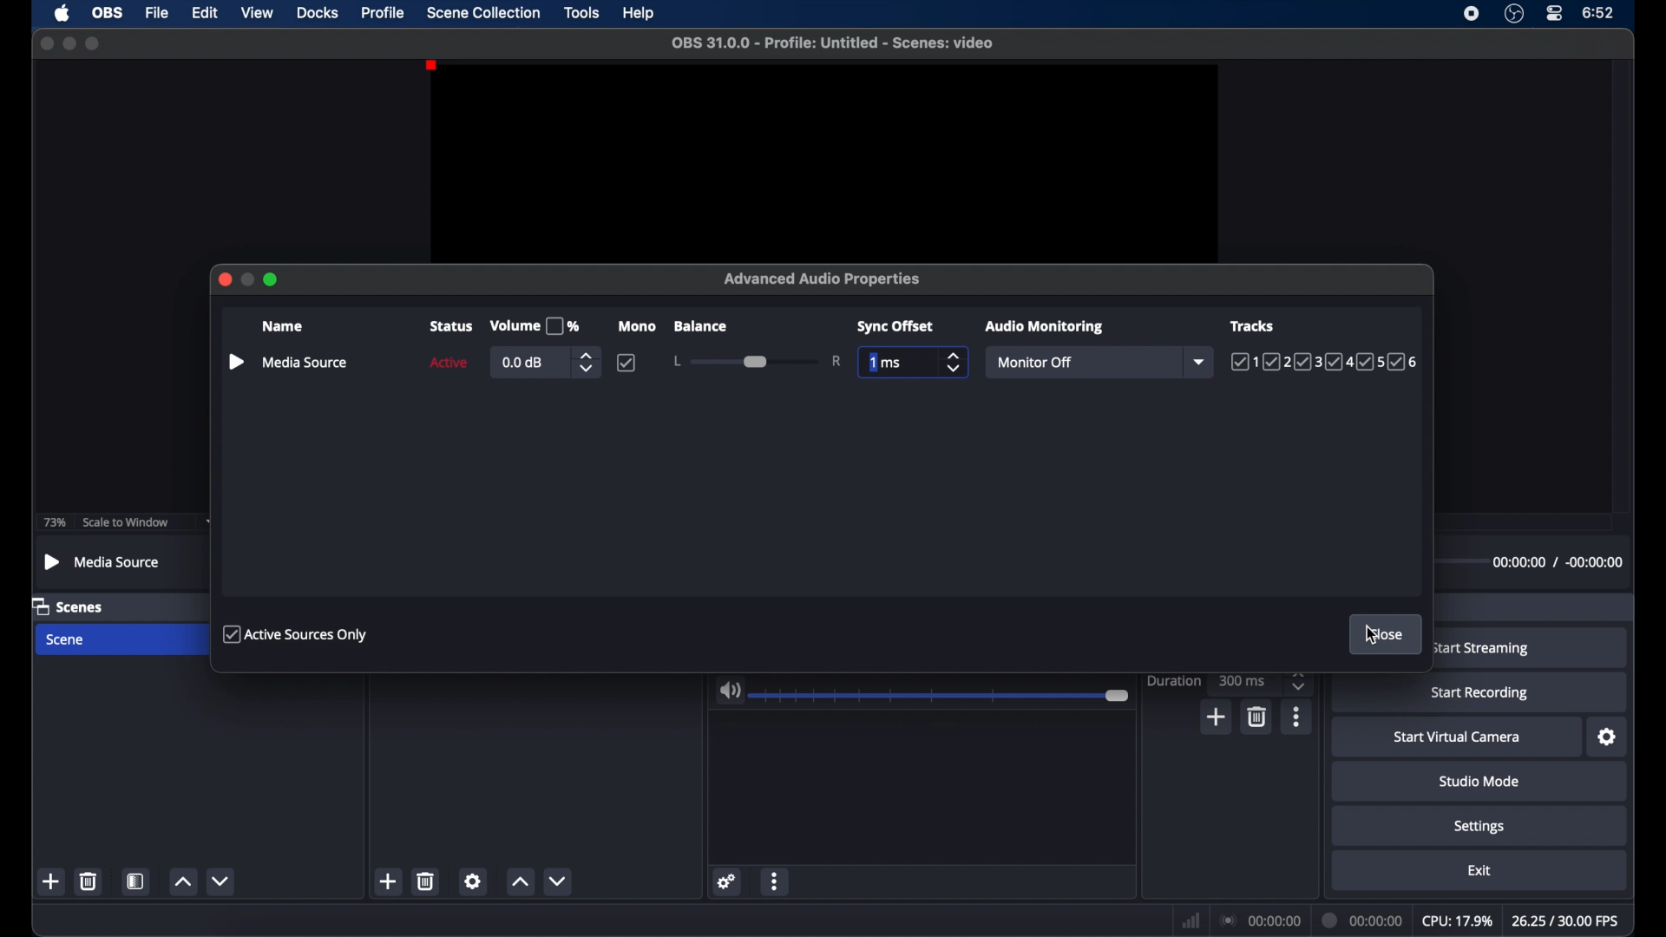  I want to click on network, so click(1191, 921).